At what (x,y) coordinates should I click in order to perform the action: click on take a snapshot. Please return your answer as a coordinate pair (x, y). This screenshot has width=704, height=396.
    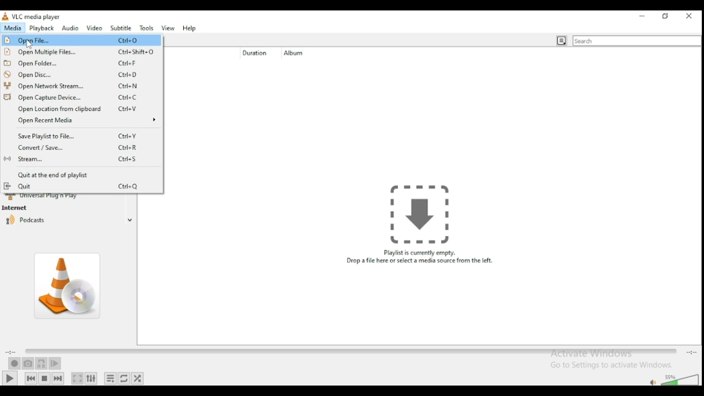
    Looking at the image, I should click on (28, 364).